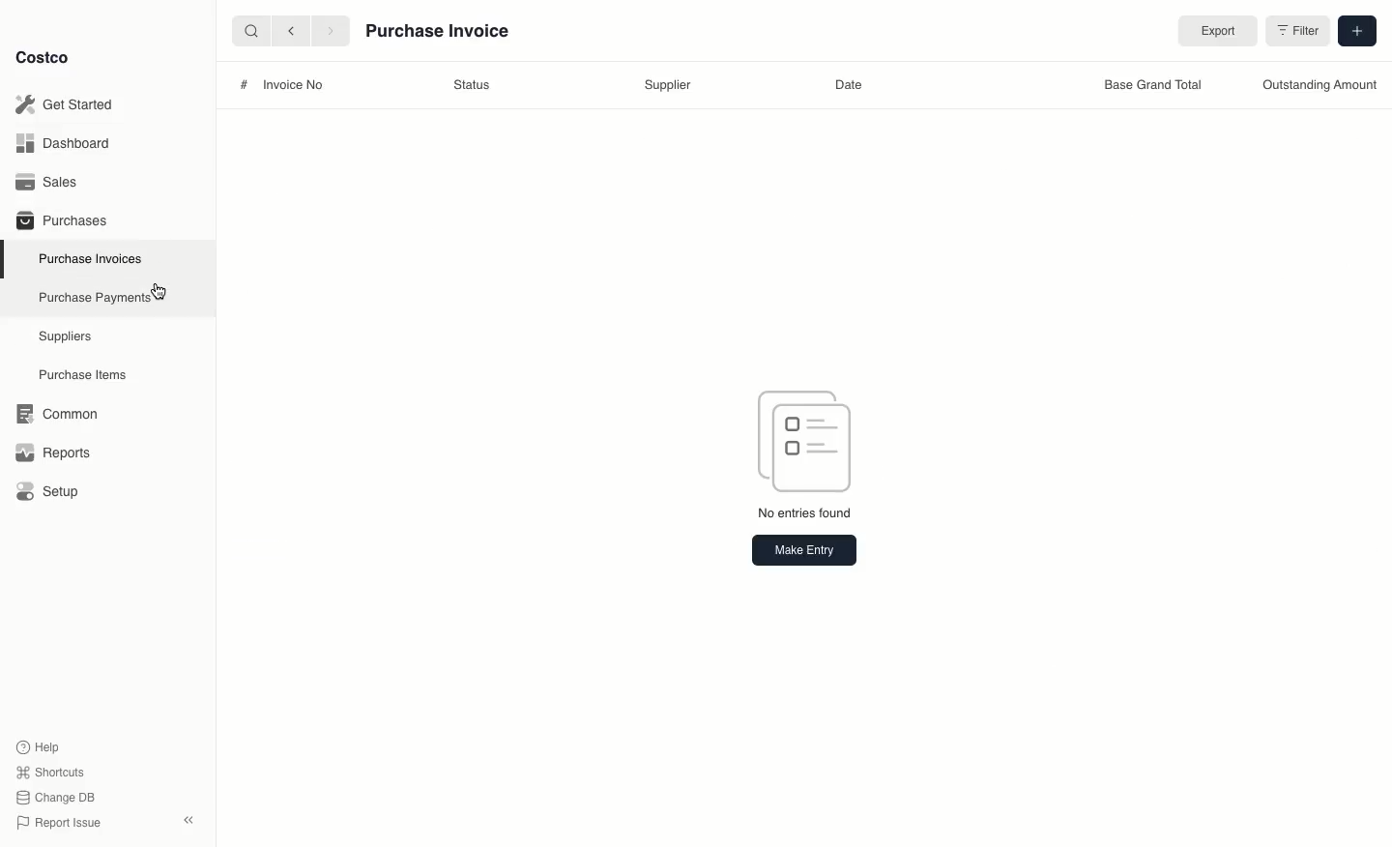 The image size is (1392, 847). Describe the element at coordinates (250, 29) in the screenshot. I see `Search` at that location.